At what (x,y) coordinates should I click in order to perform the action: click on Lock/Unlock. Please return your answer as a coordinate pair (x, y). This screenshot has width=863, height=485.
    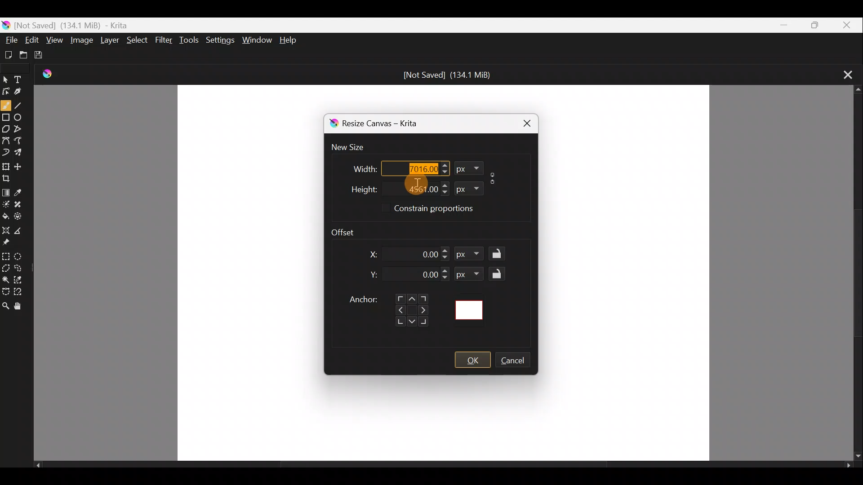
    Looking at the image, I should click on (499, 254).